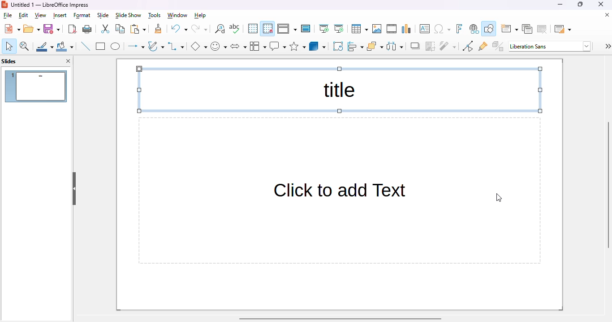  Describe the element at coordinates (158, 29) in the screenshot. I see `clone formatting` at that location.